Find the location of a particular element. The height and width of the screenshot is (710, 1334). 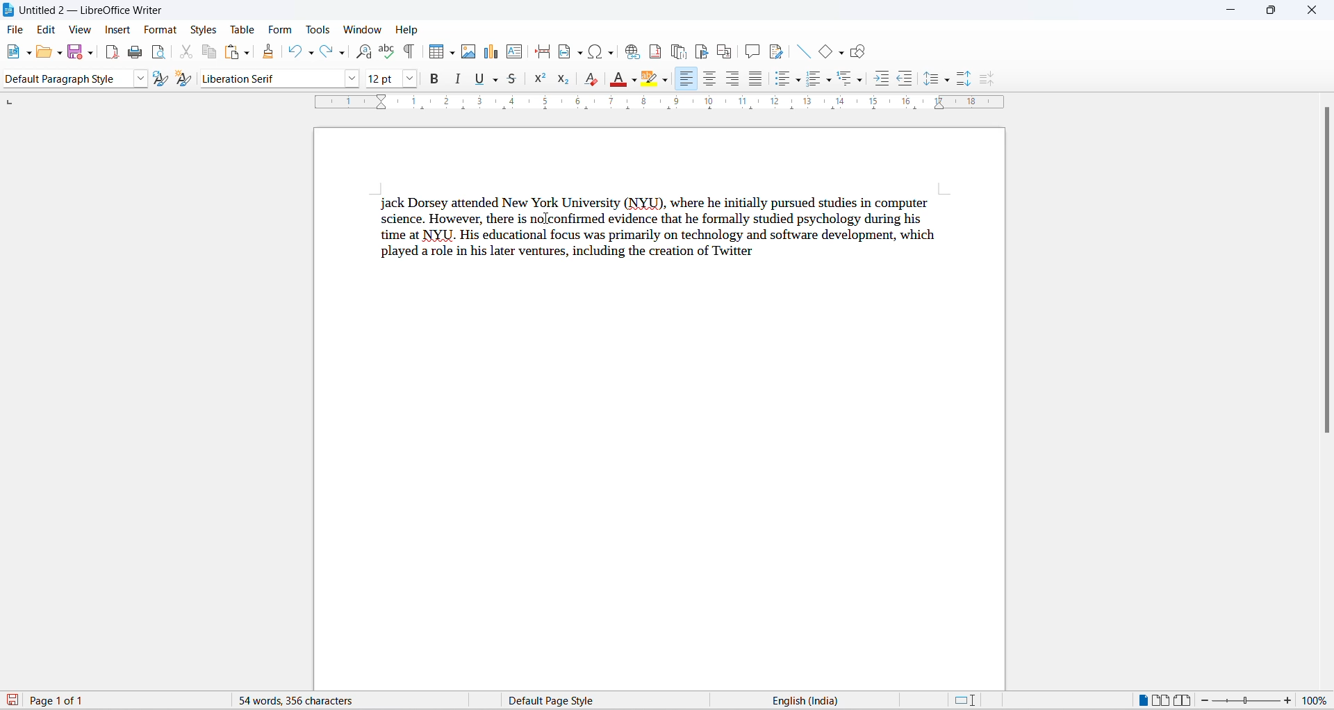

paste is located at coordinates (232, 52).